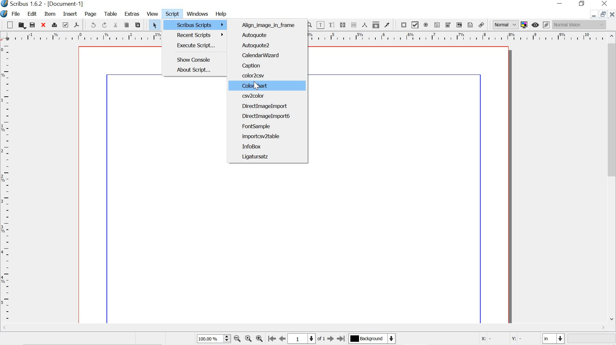 This screenshot has width=616, height=345. I want to click on save, so click(33, 25).